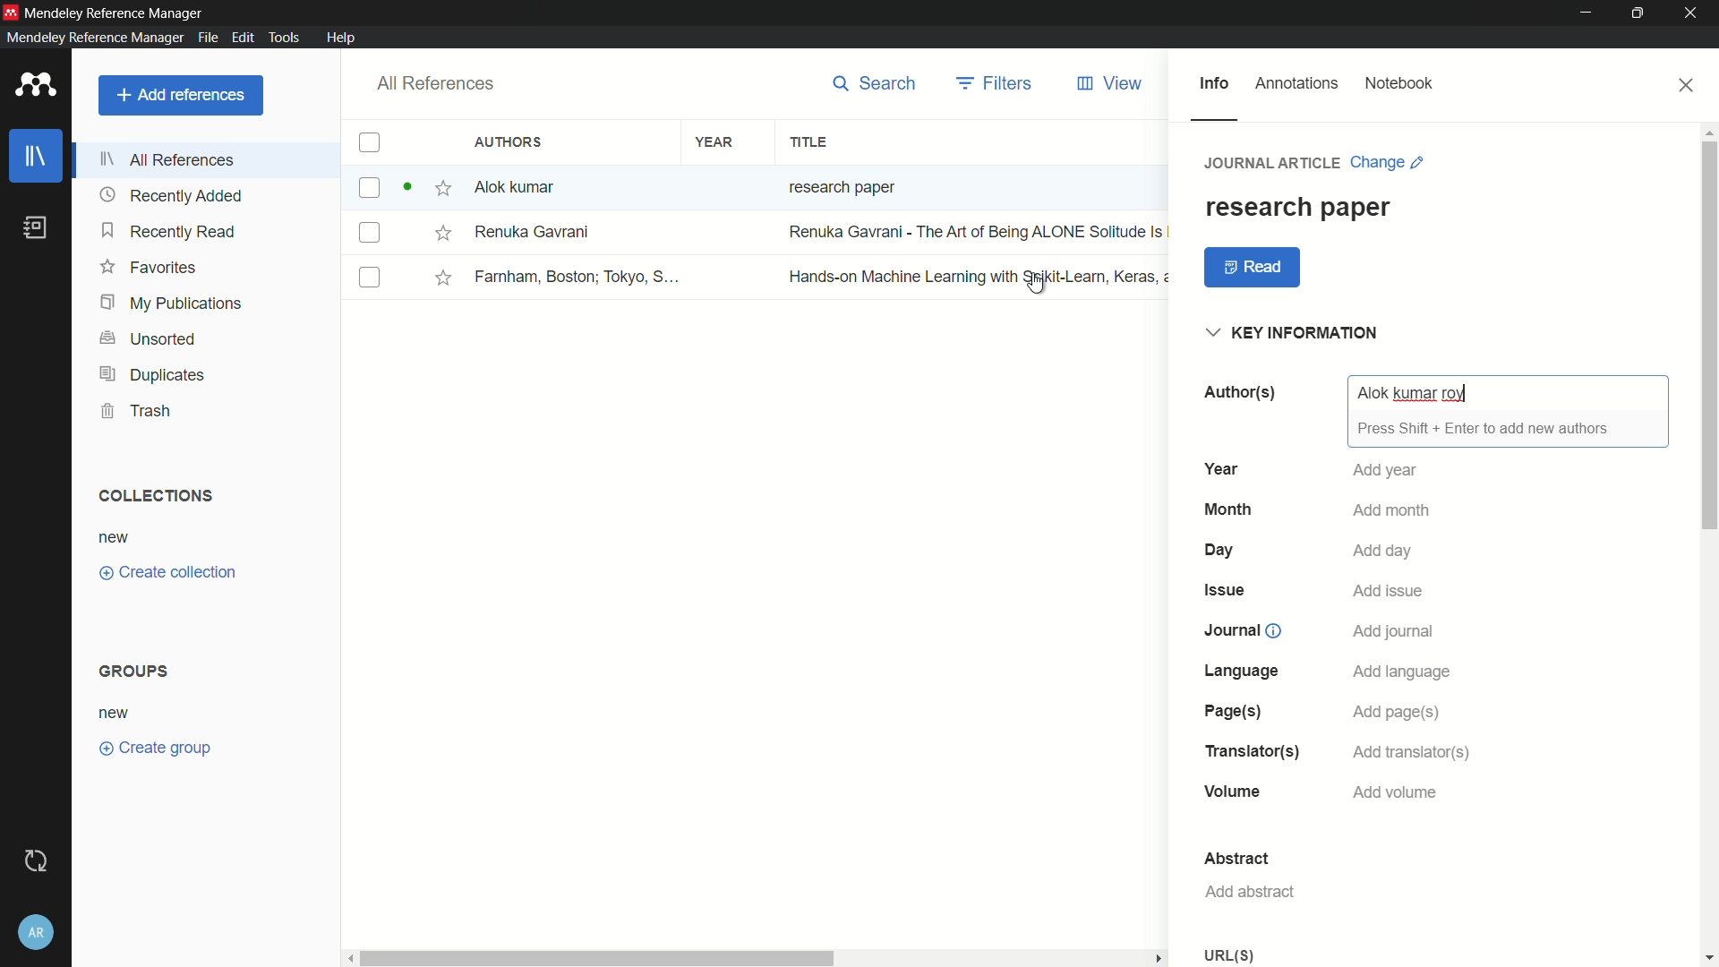 This screenshot has height=967, width=1719. What do you see at coordinates (1233, 792) in the screenshot?
I see `volume` at bounding box center [1233, 792].